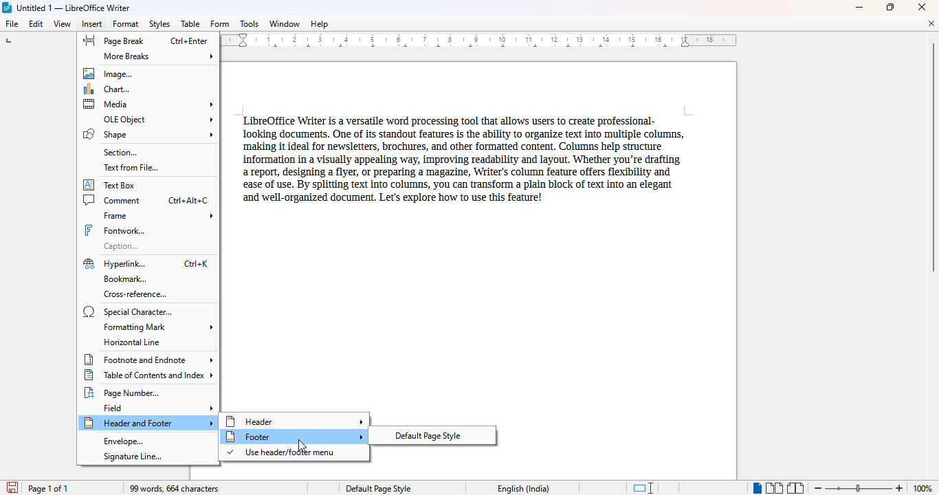 This screenshot has height=495, width=939. Describe the element at coordinates (285, 23) in the screenshot. I see `window` at that location.